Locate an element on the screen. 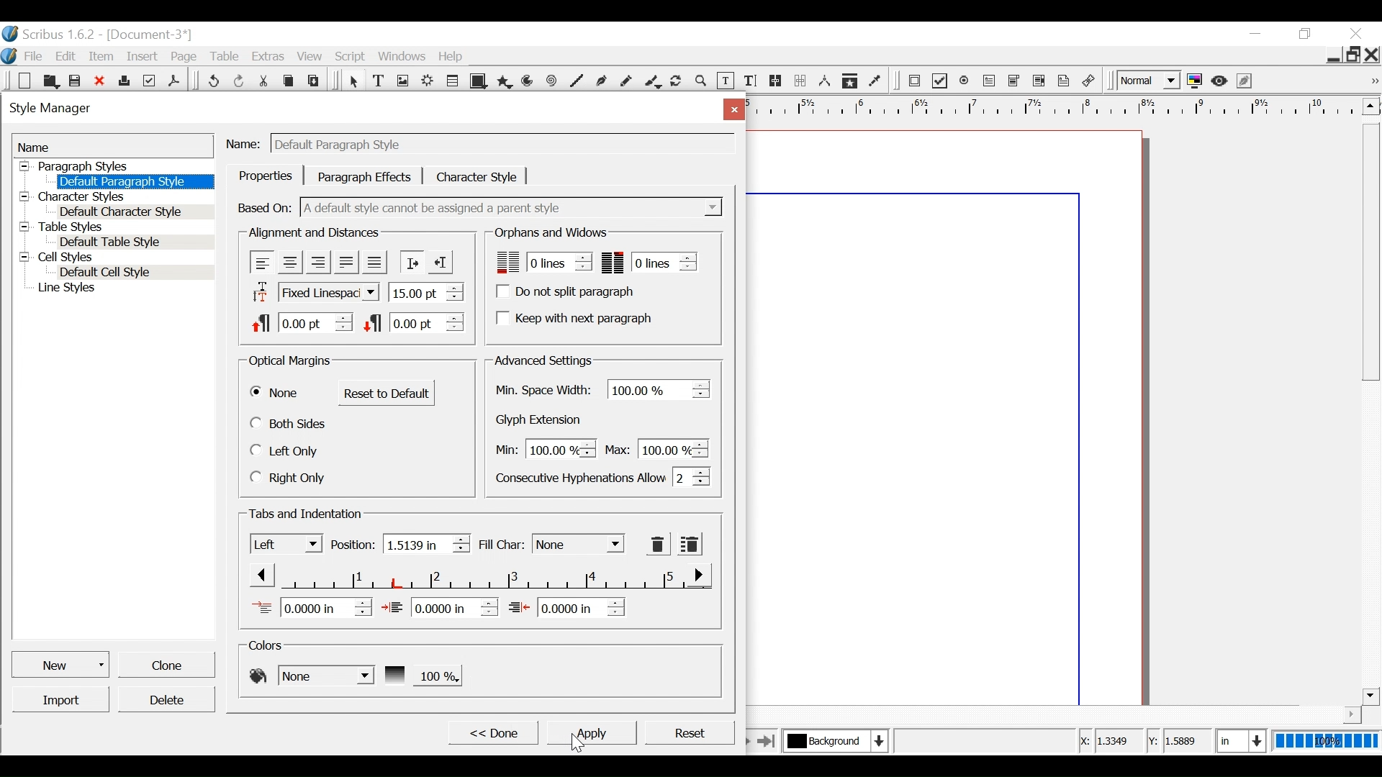  Expressed as a percentage of the white space is located at coordinates (660, 388).